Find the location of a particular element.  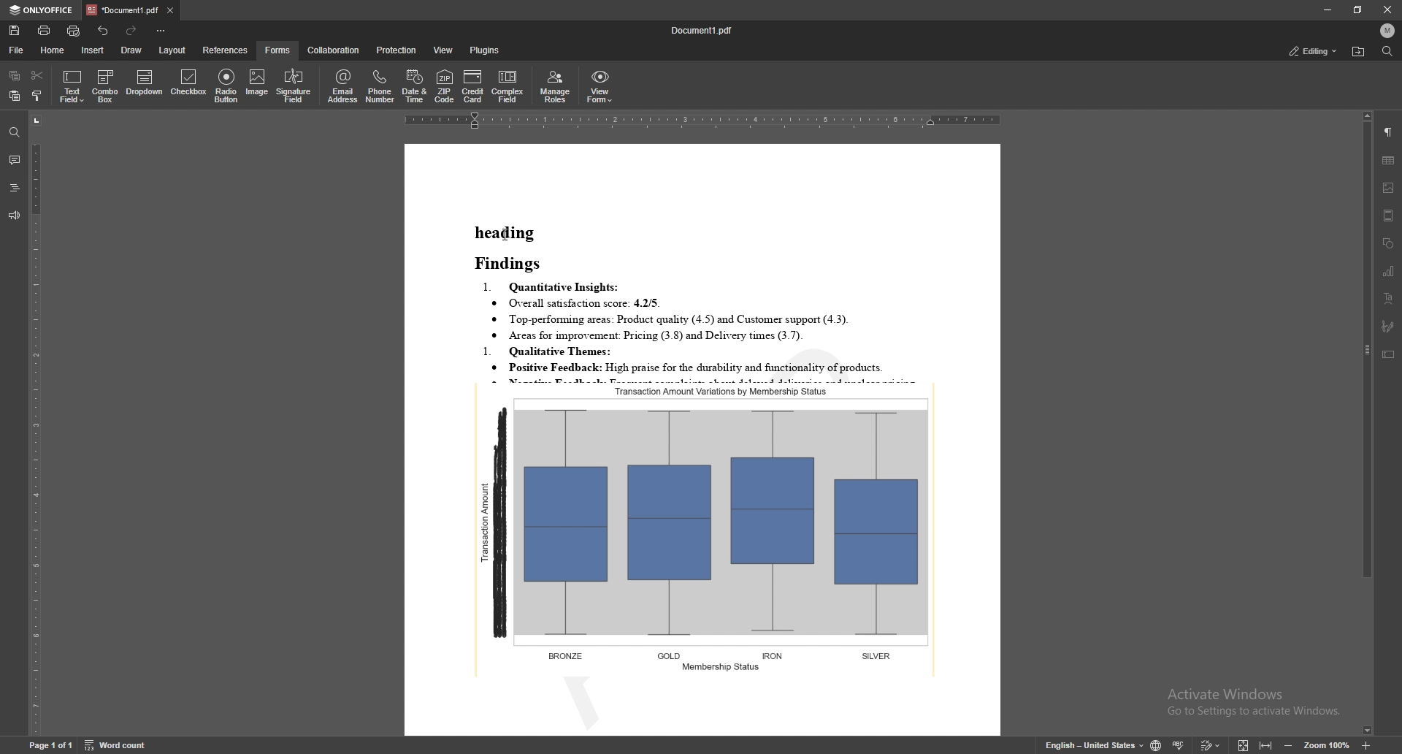

1. Qualitative Themes: is located at coordinates (555, 351).